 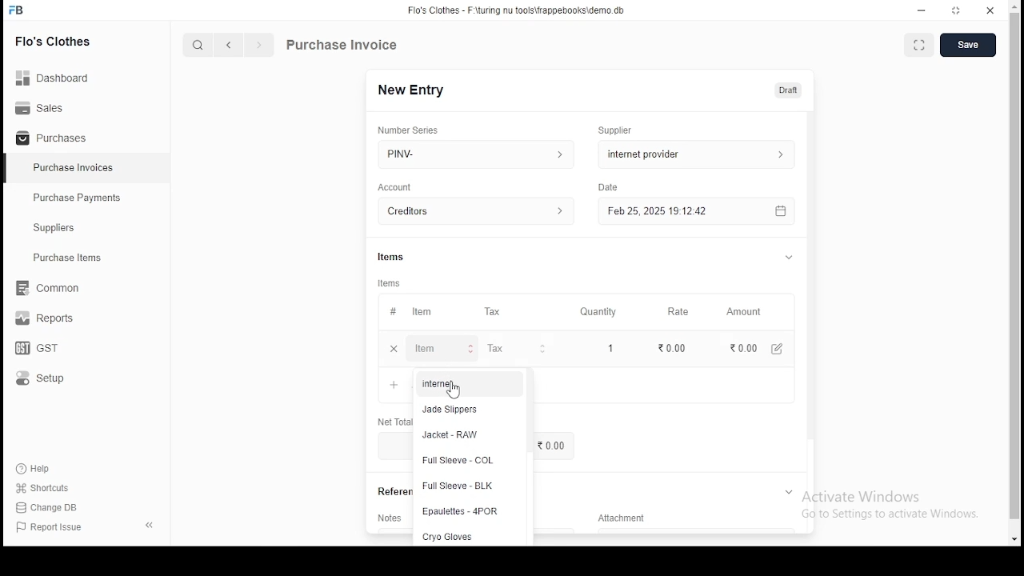 What do you see at coordinates (389, 518) in the screenshot?
I see `notes` at bounding box center [389, 518].